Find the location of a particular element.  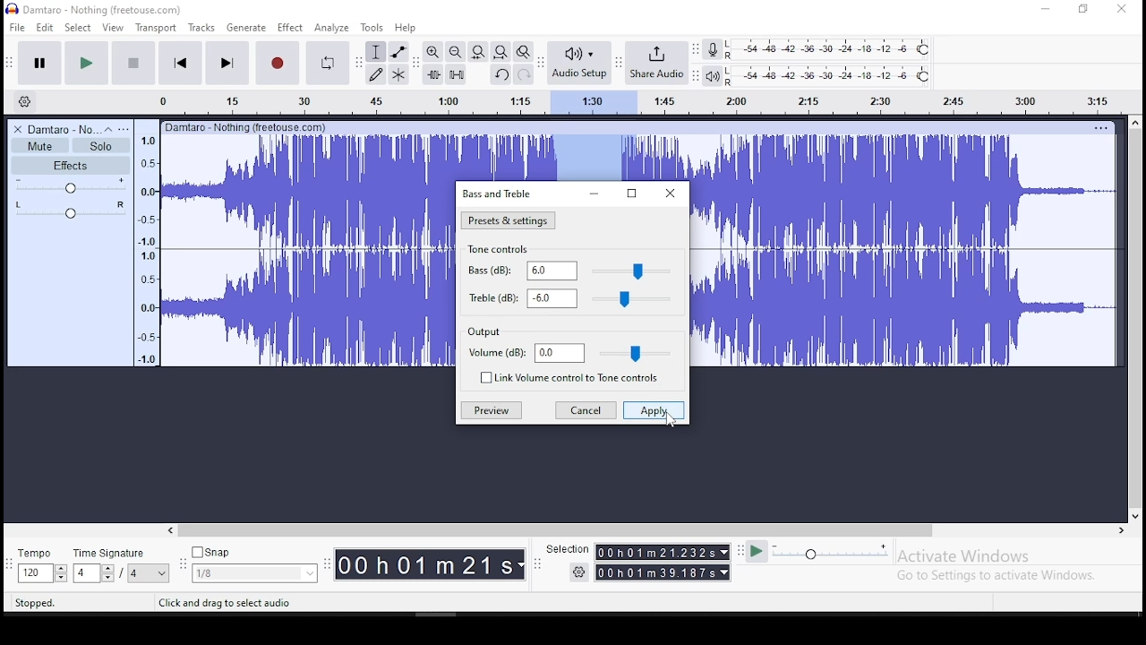

close is located at coordinates (671, 193).